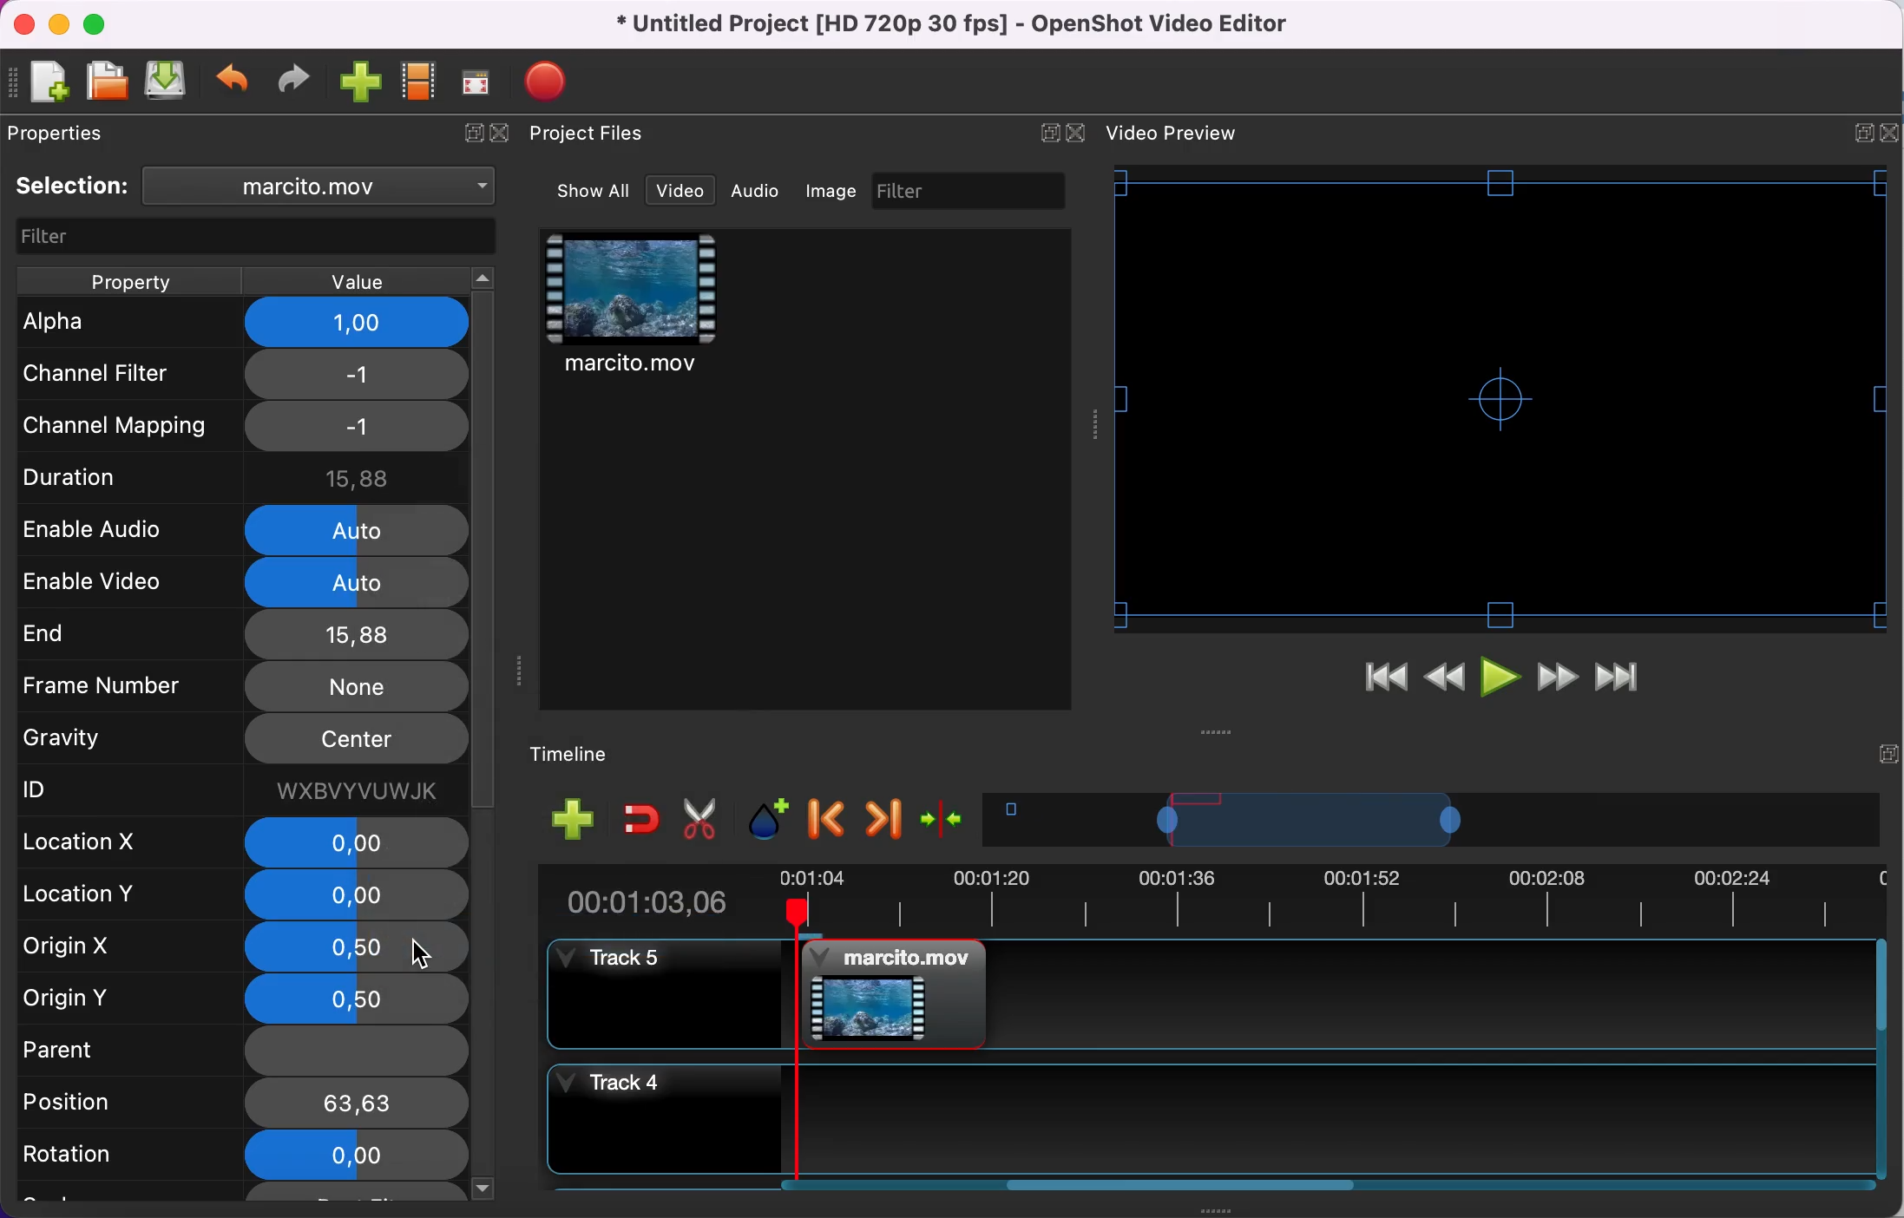 This screenshot has height=1218, width=1904. I want to click on Vertical slide bar, so click(1881, 1058).